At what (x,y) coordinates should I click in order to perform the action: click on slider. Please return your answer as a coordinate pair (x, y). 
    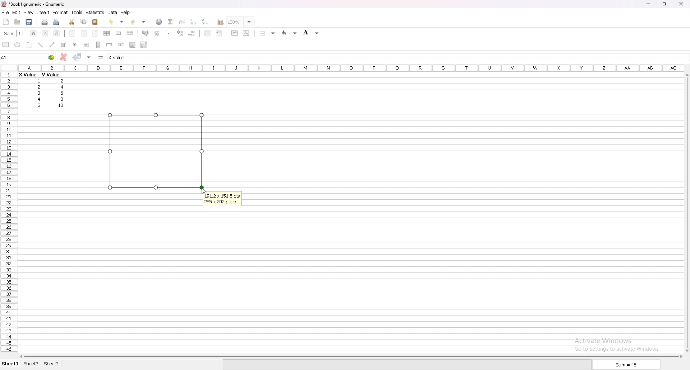
    Looking at the image, I should click on (121, 44).